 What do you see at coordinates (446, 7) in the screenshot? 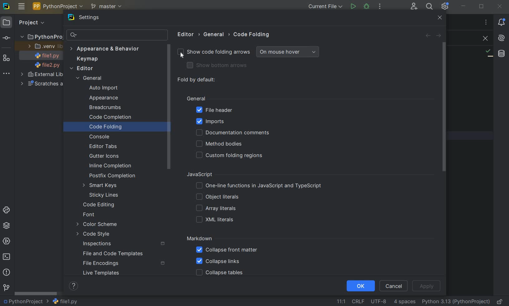
I see `IDE AND PROJECT SETTINGS` at bounding box center [446, 7].